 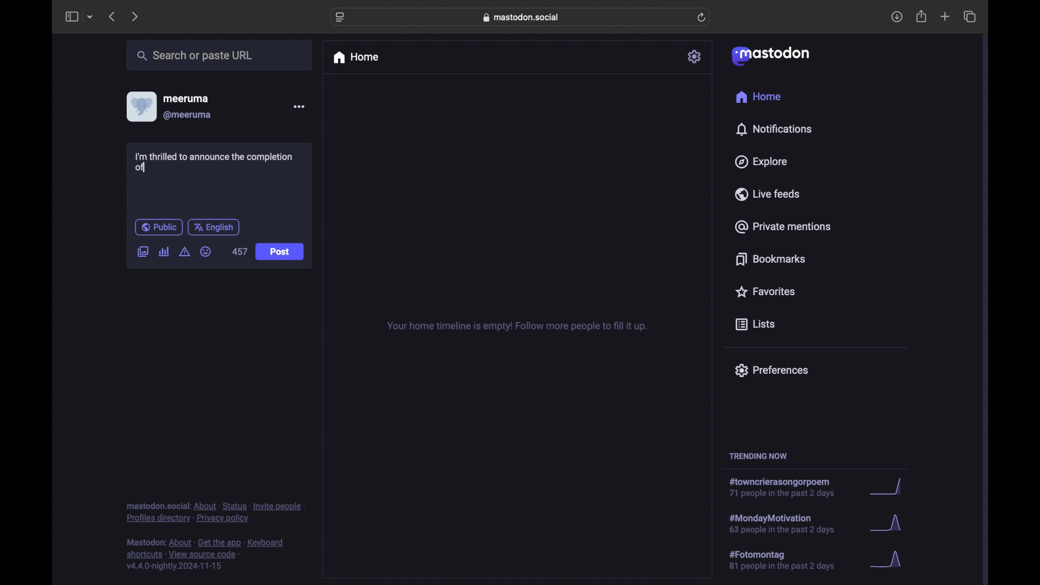 What do you see at coordinates (789, 559) in the screenshot?
I see `hashtag trend` at bounding box center [789, 559].